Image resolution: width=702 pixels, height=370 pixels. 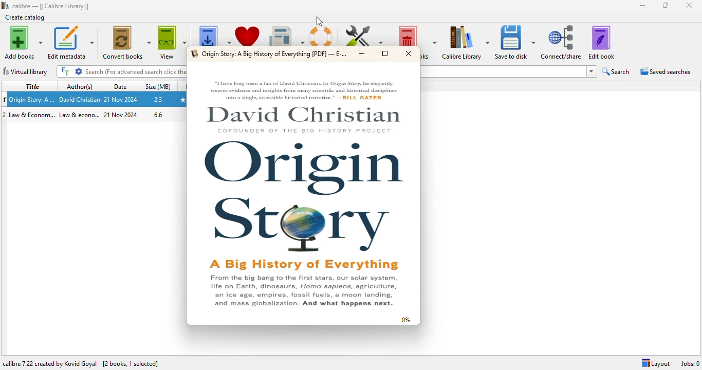 What do you see at coordinates (305, 89) in the screenshot?
I see `text` at bounding box center [305, 89].